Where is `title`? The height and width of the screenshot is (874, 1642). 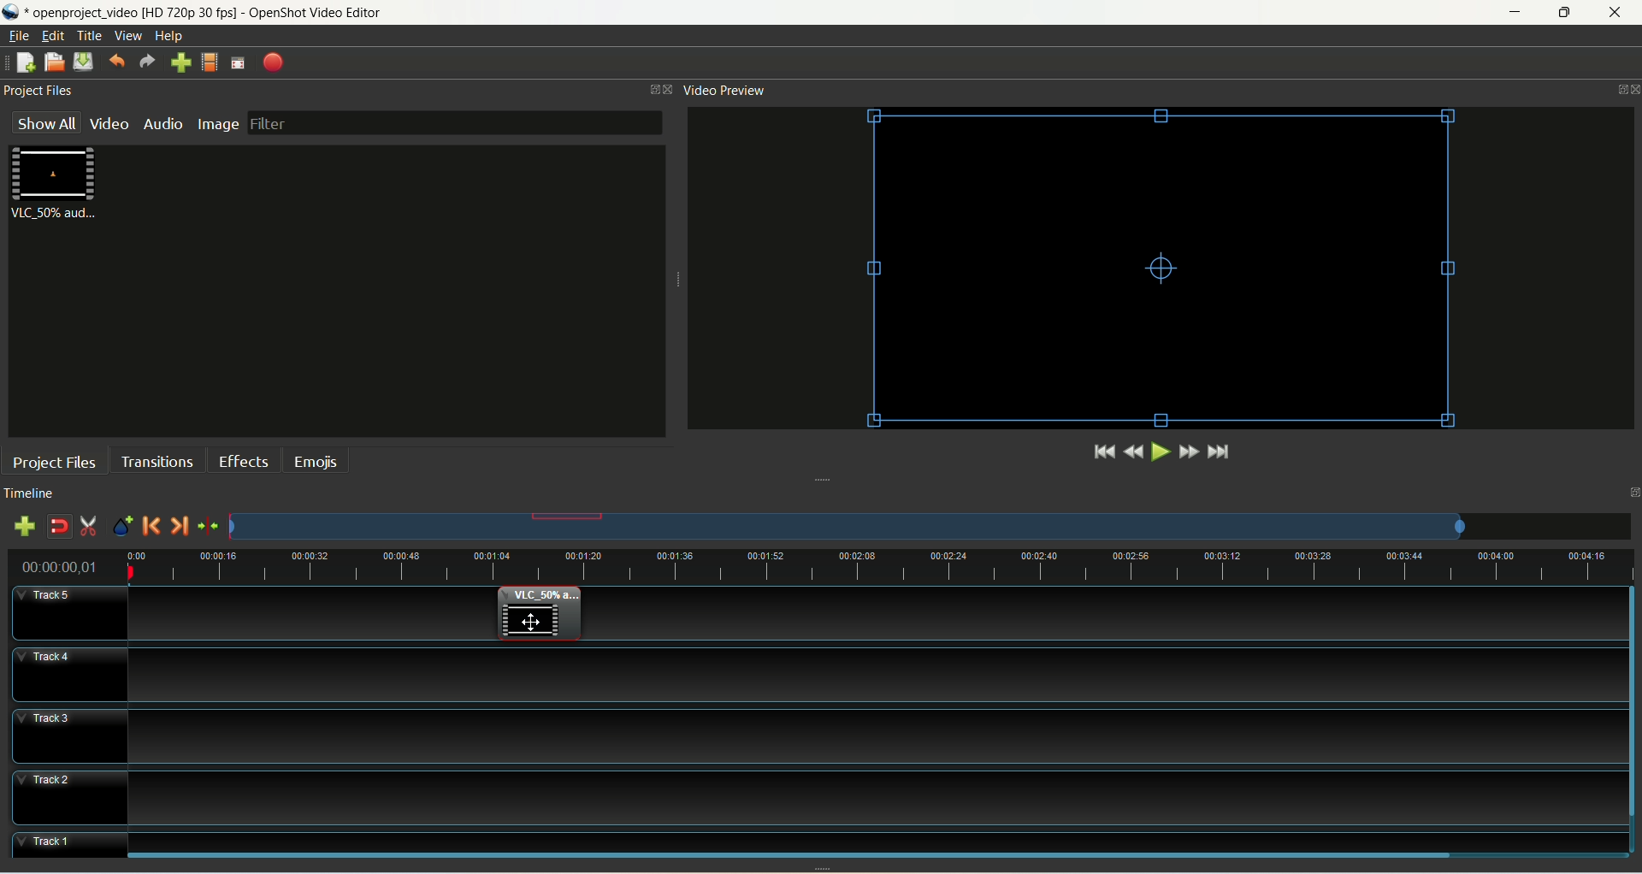 title is located at coordinates (91, 36).